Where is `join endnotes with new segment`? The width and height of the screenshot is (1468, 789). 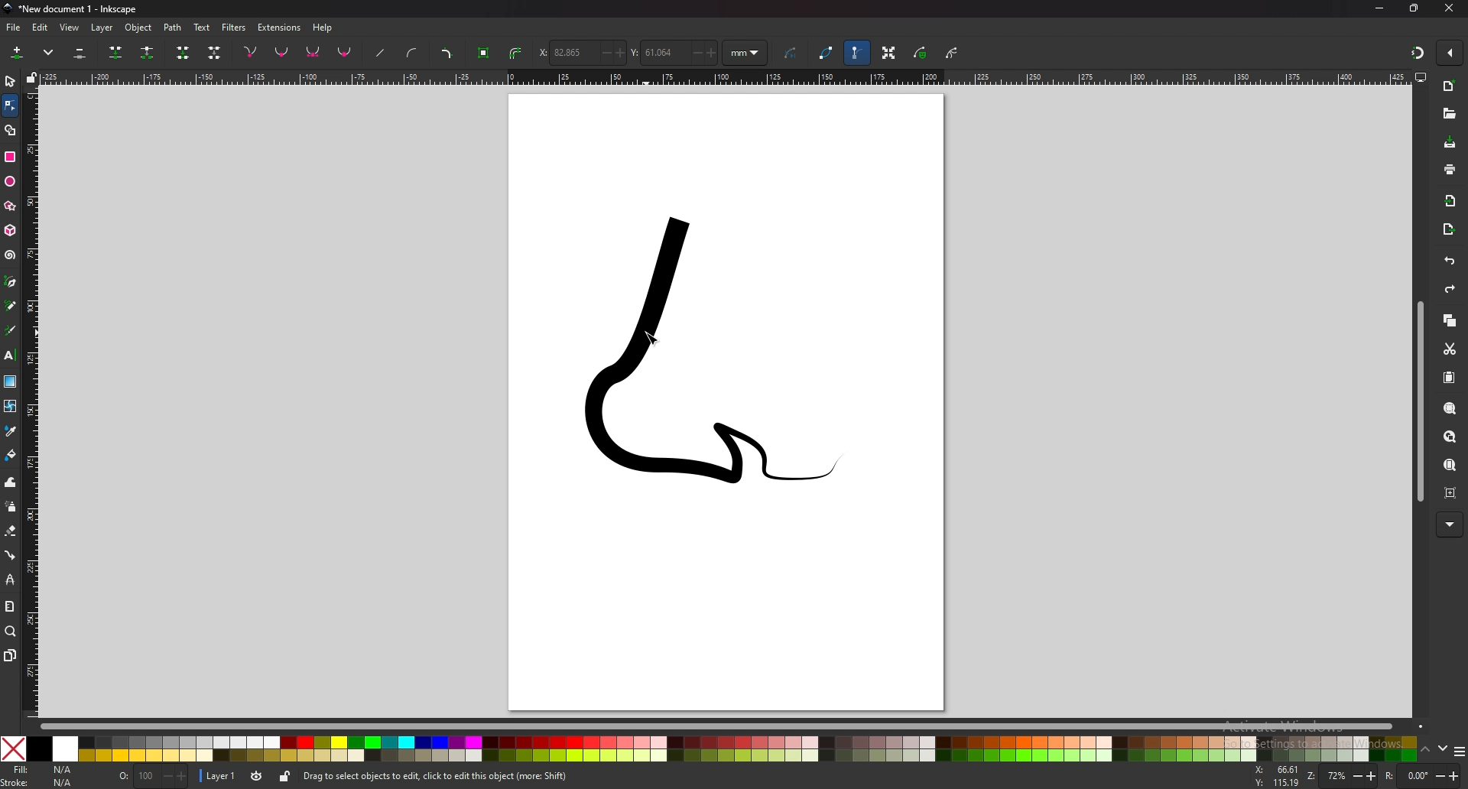
join endnotes with new segment is located at coordinates (182, 54).